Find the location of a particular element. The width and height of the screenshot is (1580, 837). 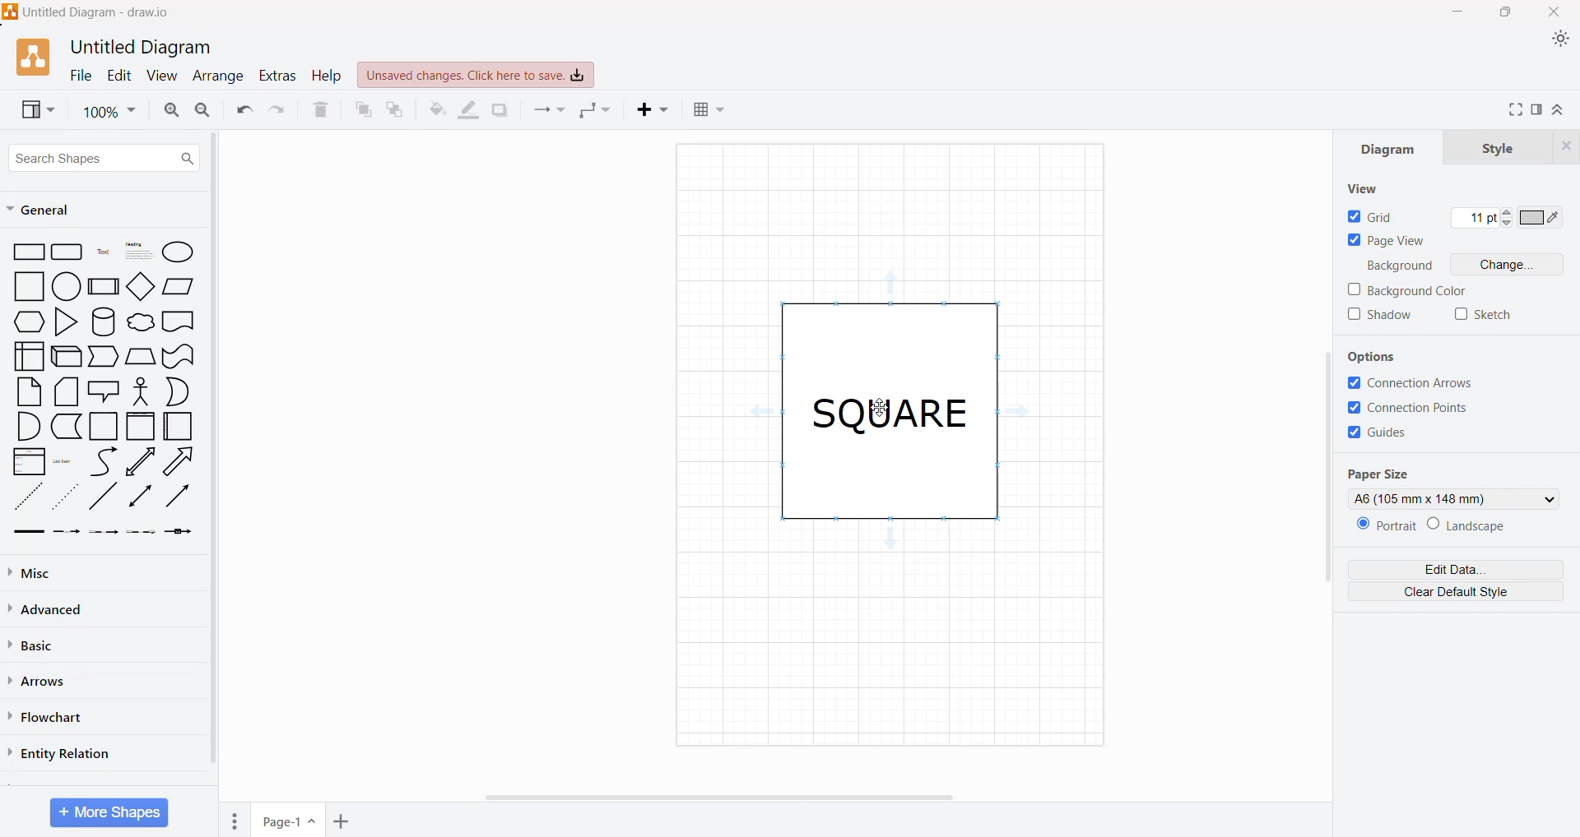

Triangle  is located at coordinates (65, 321).